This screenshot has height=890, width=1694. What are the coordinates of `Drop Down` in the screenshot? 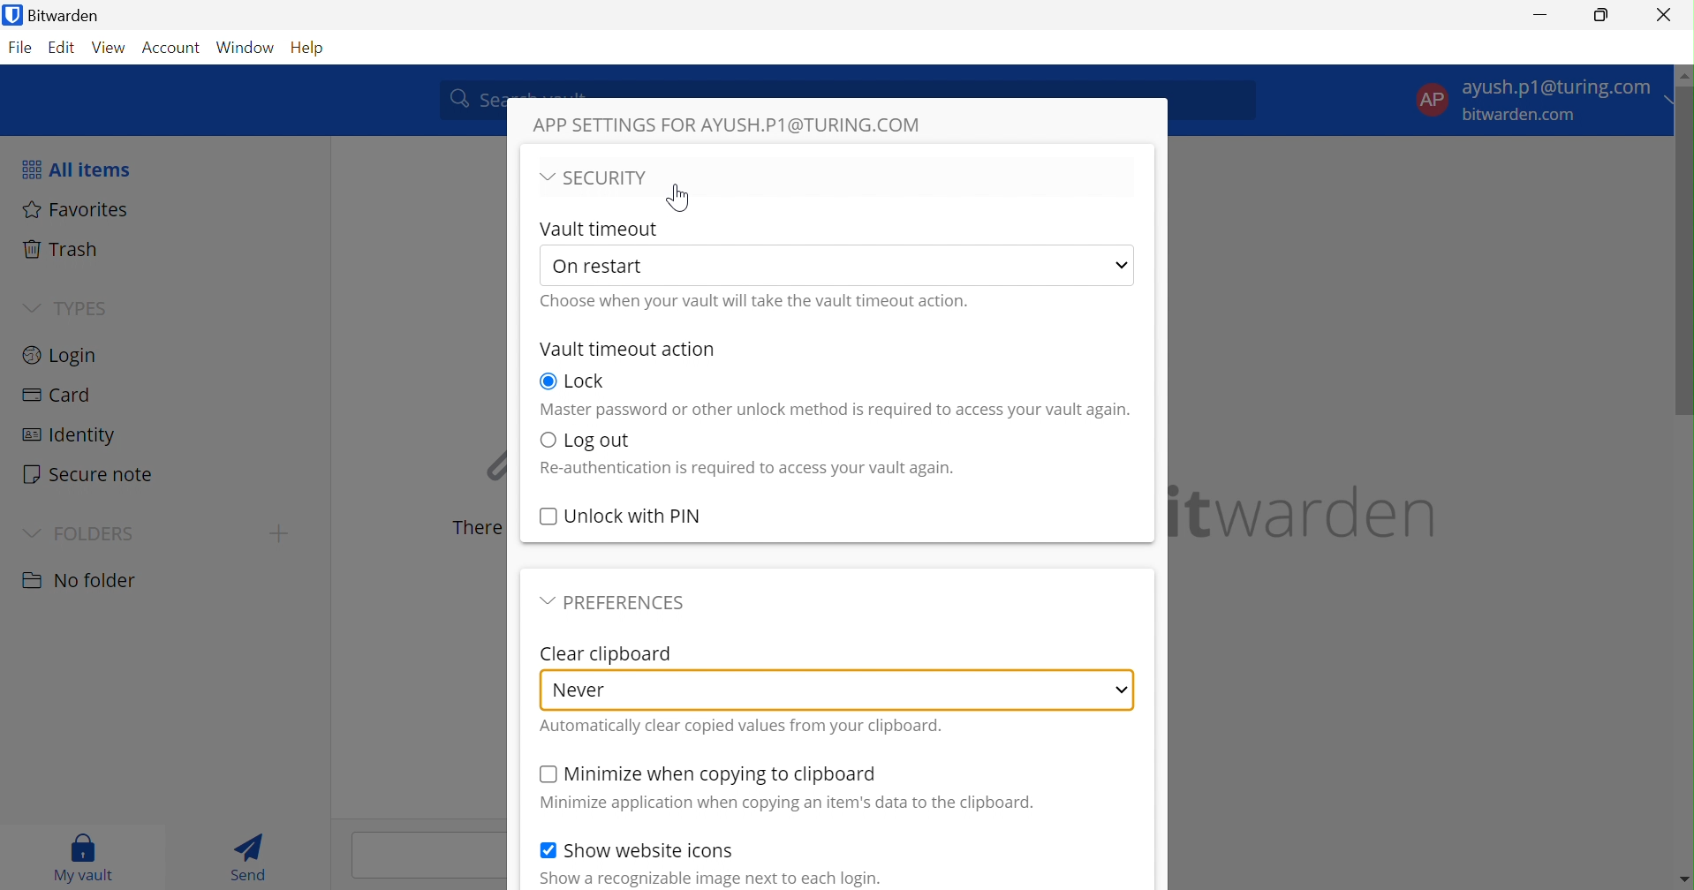 It's located at (1123, 689).